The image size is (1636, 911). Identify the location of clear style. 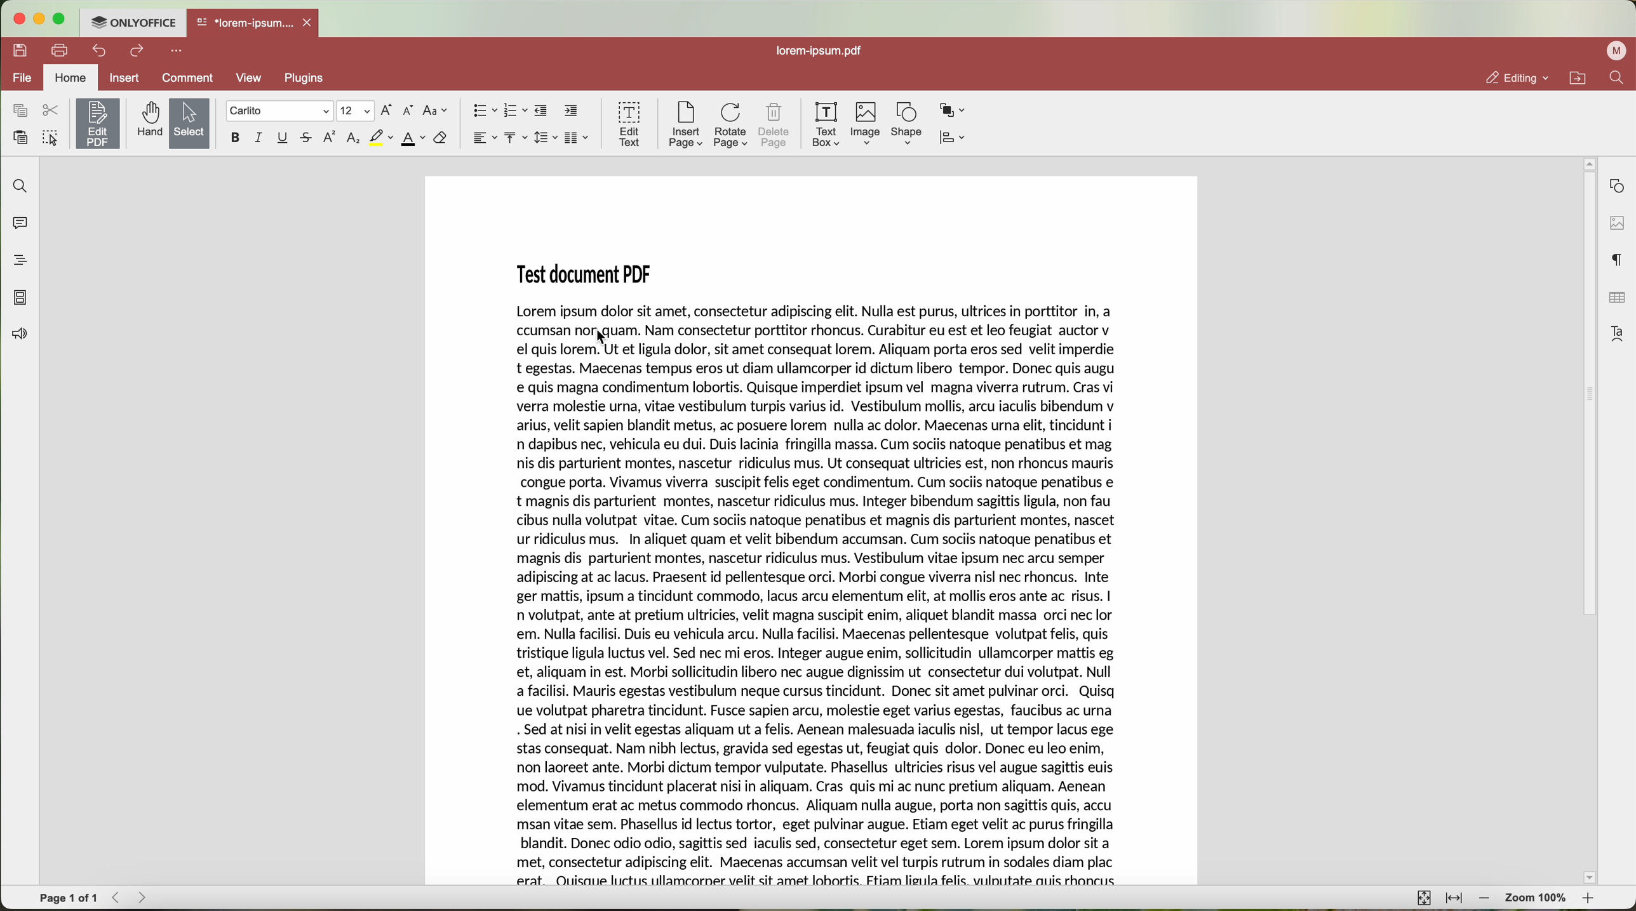
(440, 139).